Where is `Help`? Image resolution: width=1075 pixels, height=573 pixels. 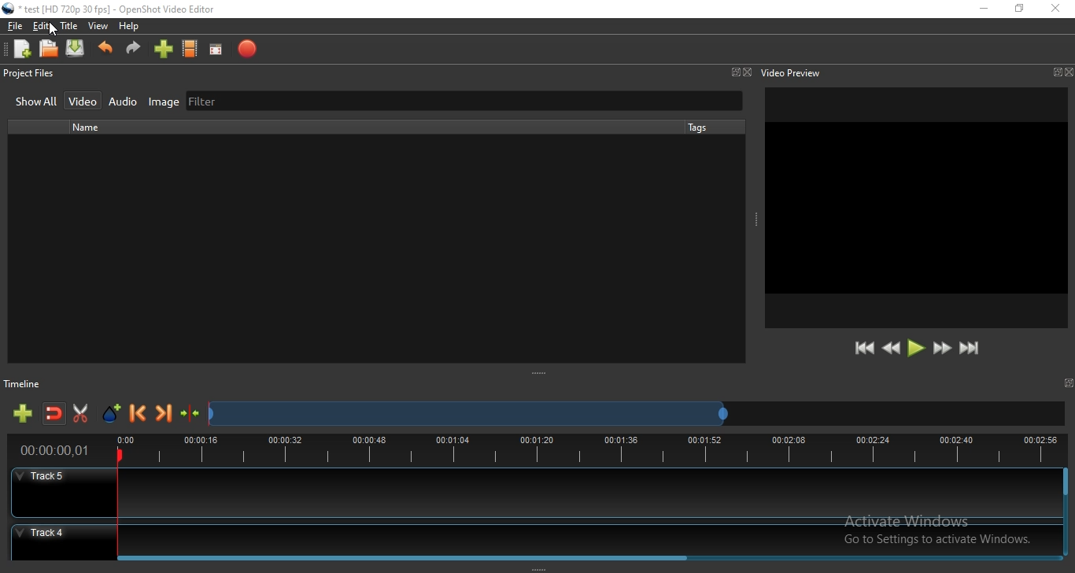
Help is located at coordinates (132, 28).